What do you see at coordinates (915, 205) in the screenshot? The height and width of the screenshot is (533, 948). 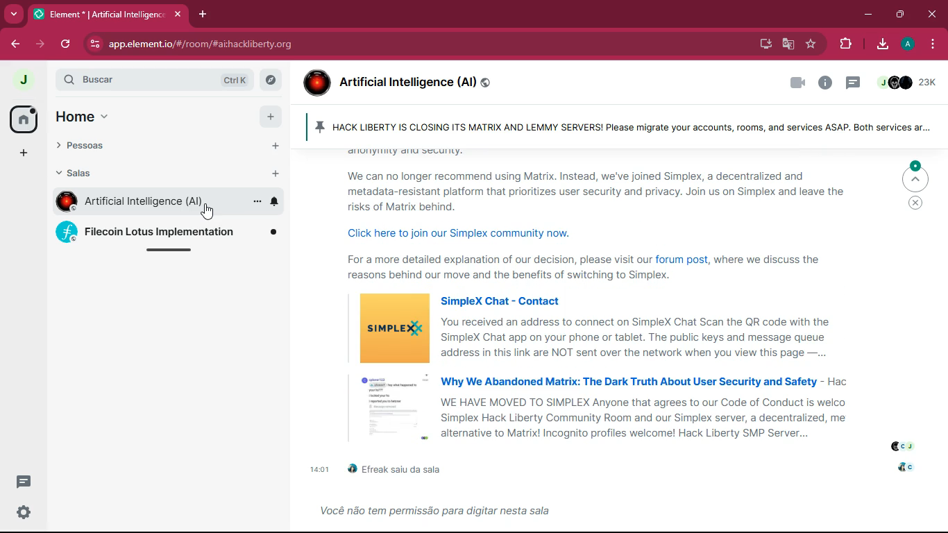 I see `cancel` at bounding box center [915, 205].